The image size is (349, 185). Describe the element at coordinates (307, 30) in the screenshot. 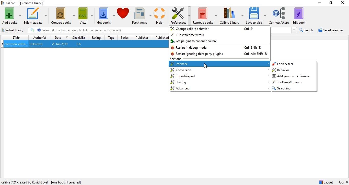

I see `Search` at that location.